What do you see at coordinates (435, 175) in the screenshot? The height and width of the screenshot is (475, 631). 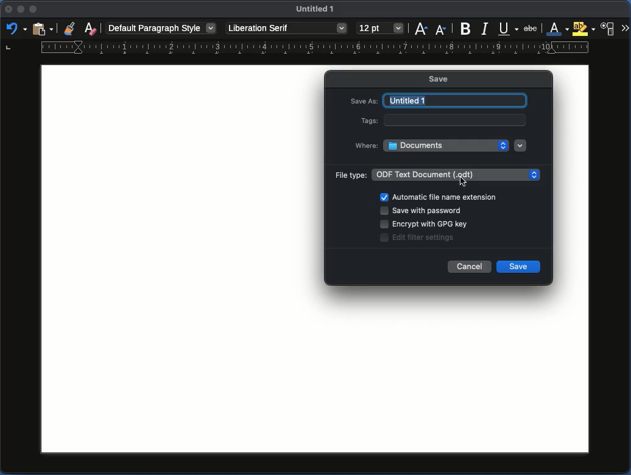 I see `File type` at bounding box center [435, 175].